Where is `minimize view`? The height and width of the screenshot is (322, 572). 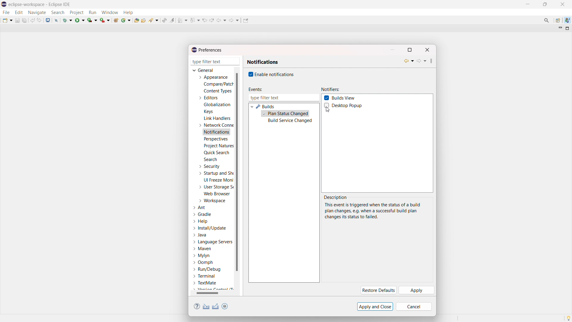
minimize view is located at coordinates (559, 28).